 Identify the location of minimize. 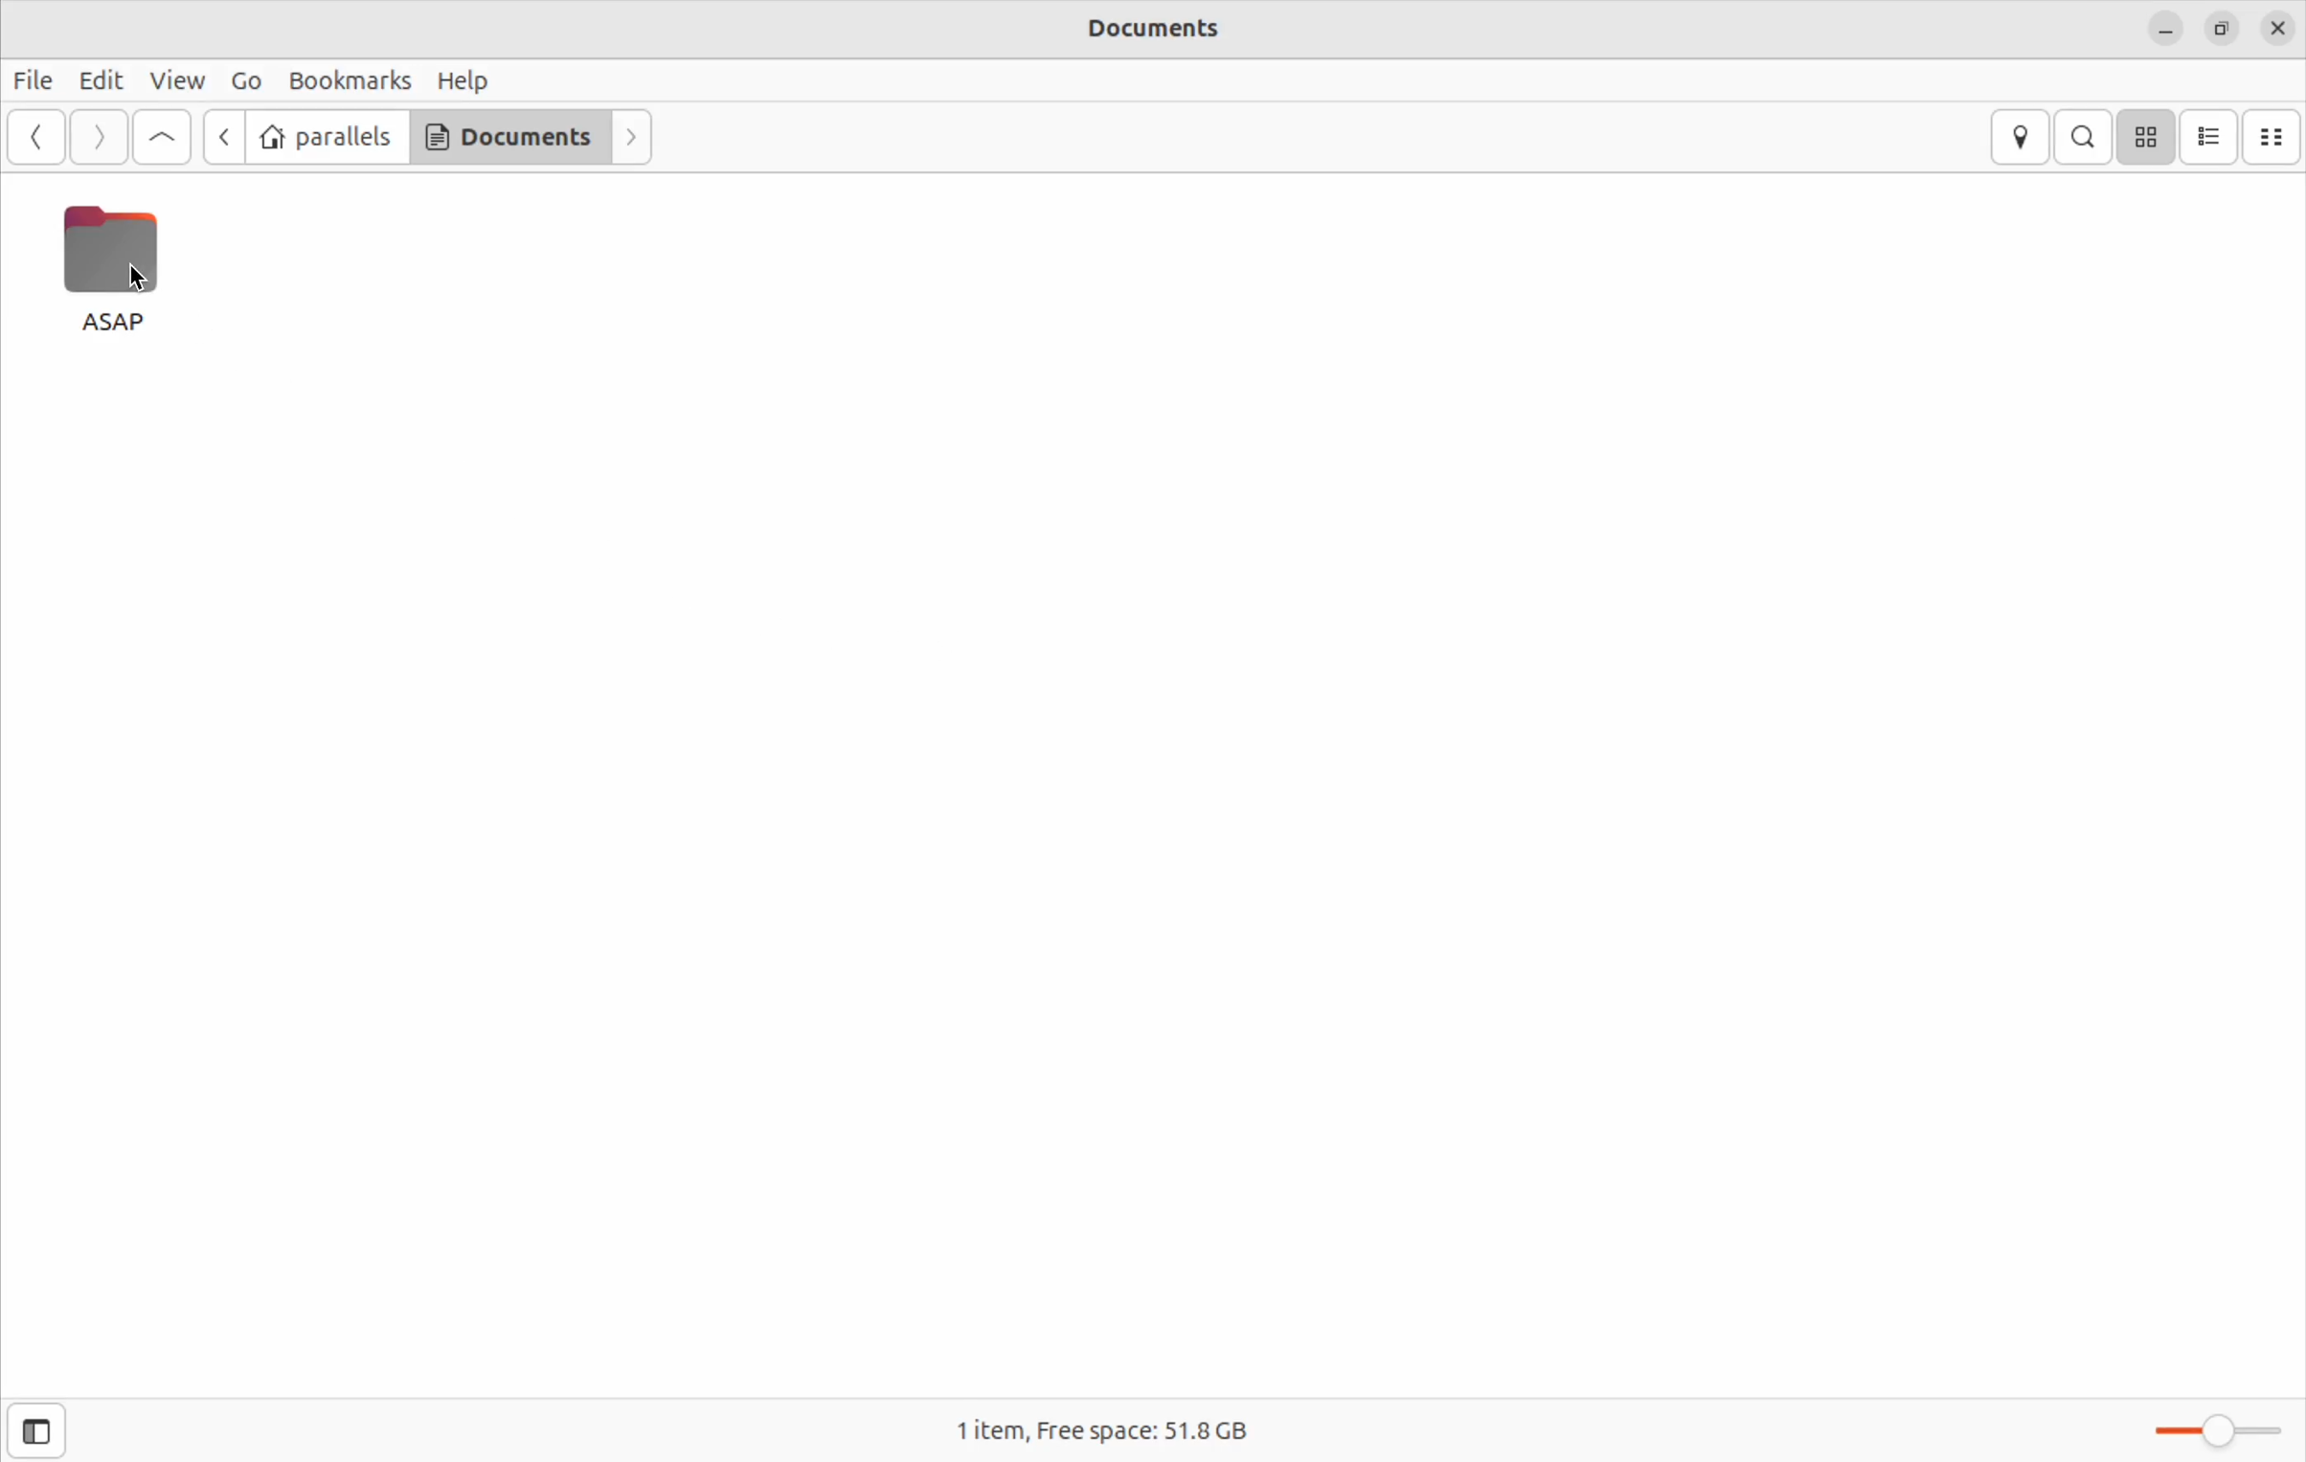
(2164, 30).